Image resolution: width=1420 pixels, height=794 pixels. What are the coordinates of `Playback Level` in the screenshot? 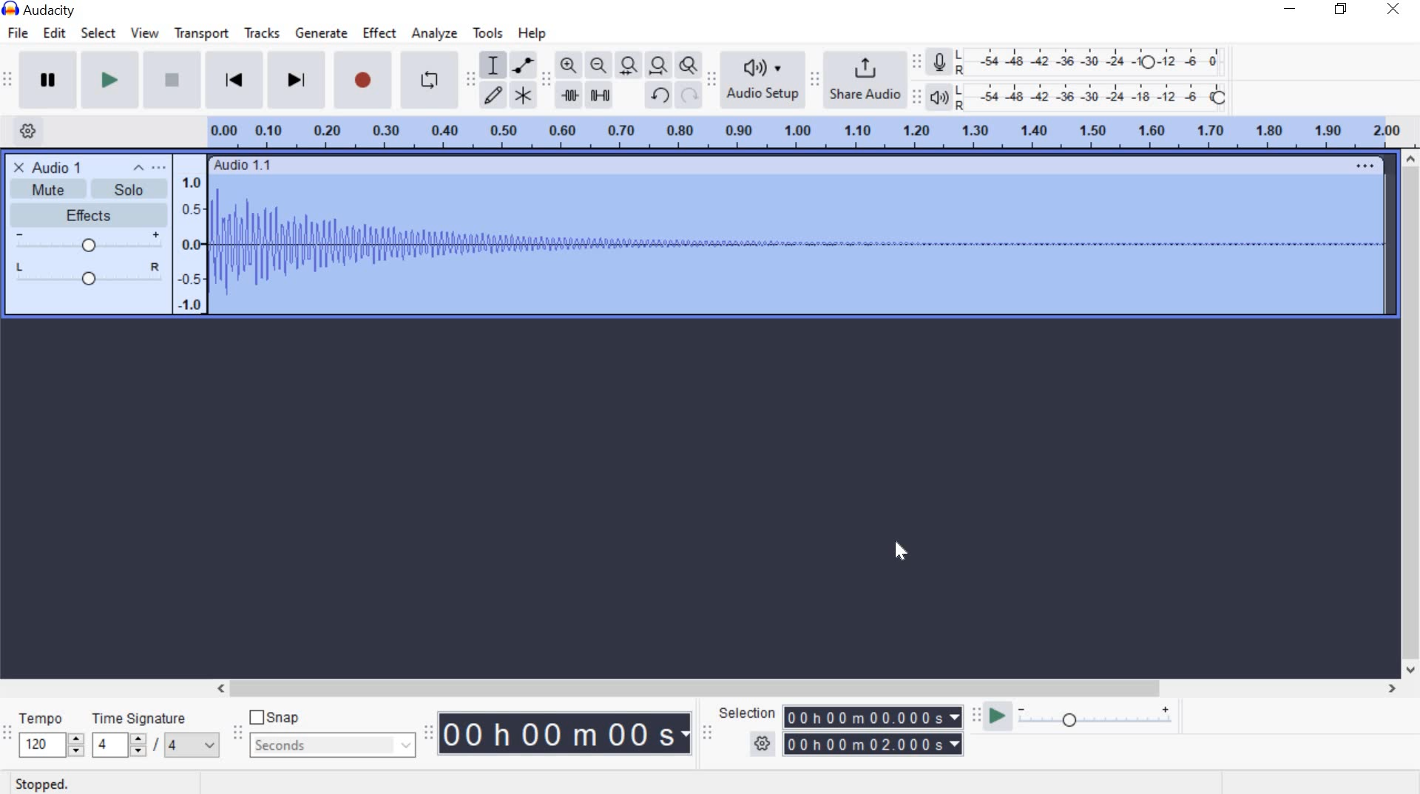 It's located at (1078, 96).